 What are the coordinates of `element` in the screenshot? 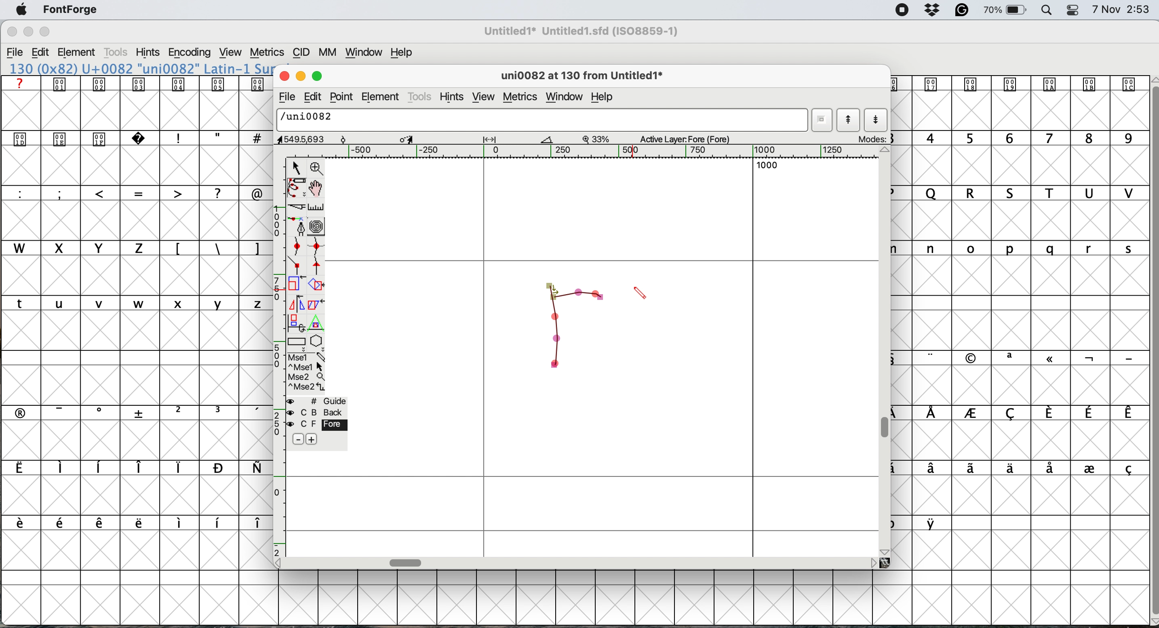 It's located at (81, 52).